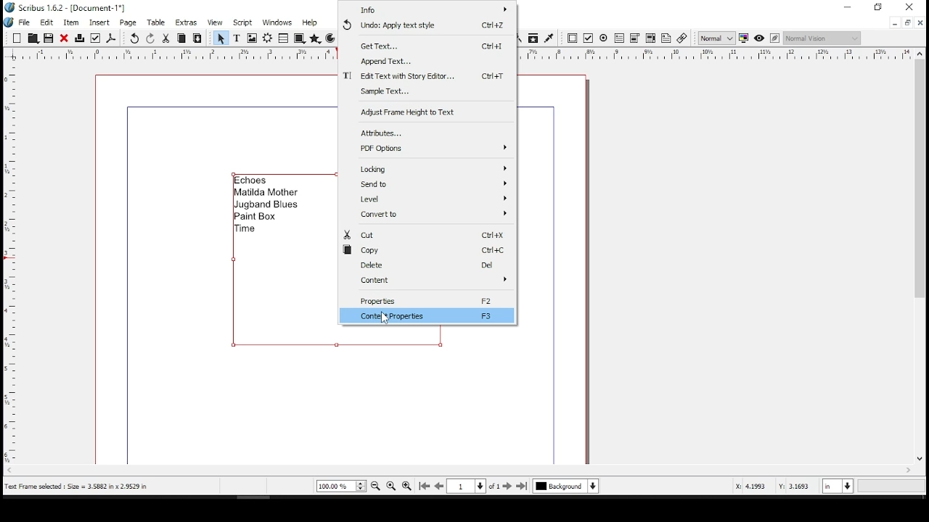 Image resolution: width=929 pixels, height=522 pixels. What do you see at coordinates (9, 23) in the screenshot?
I see `logo` at bounding box center [9, 23].